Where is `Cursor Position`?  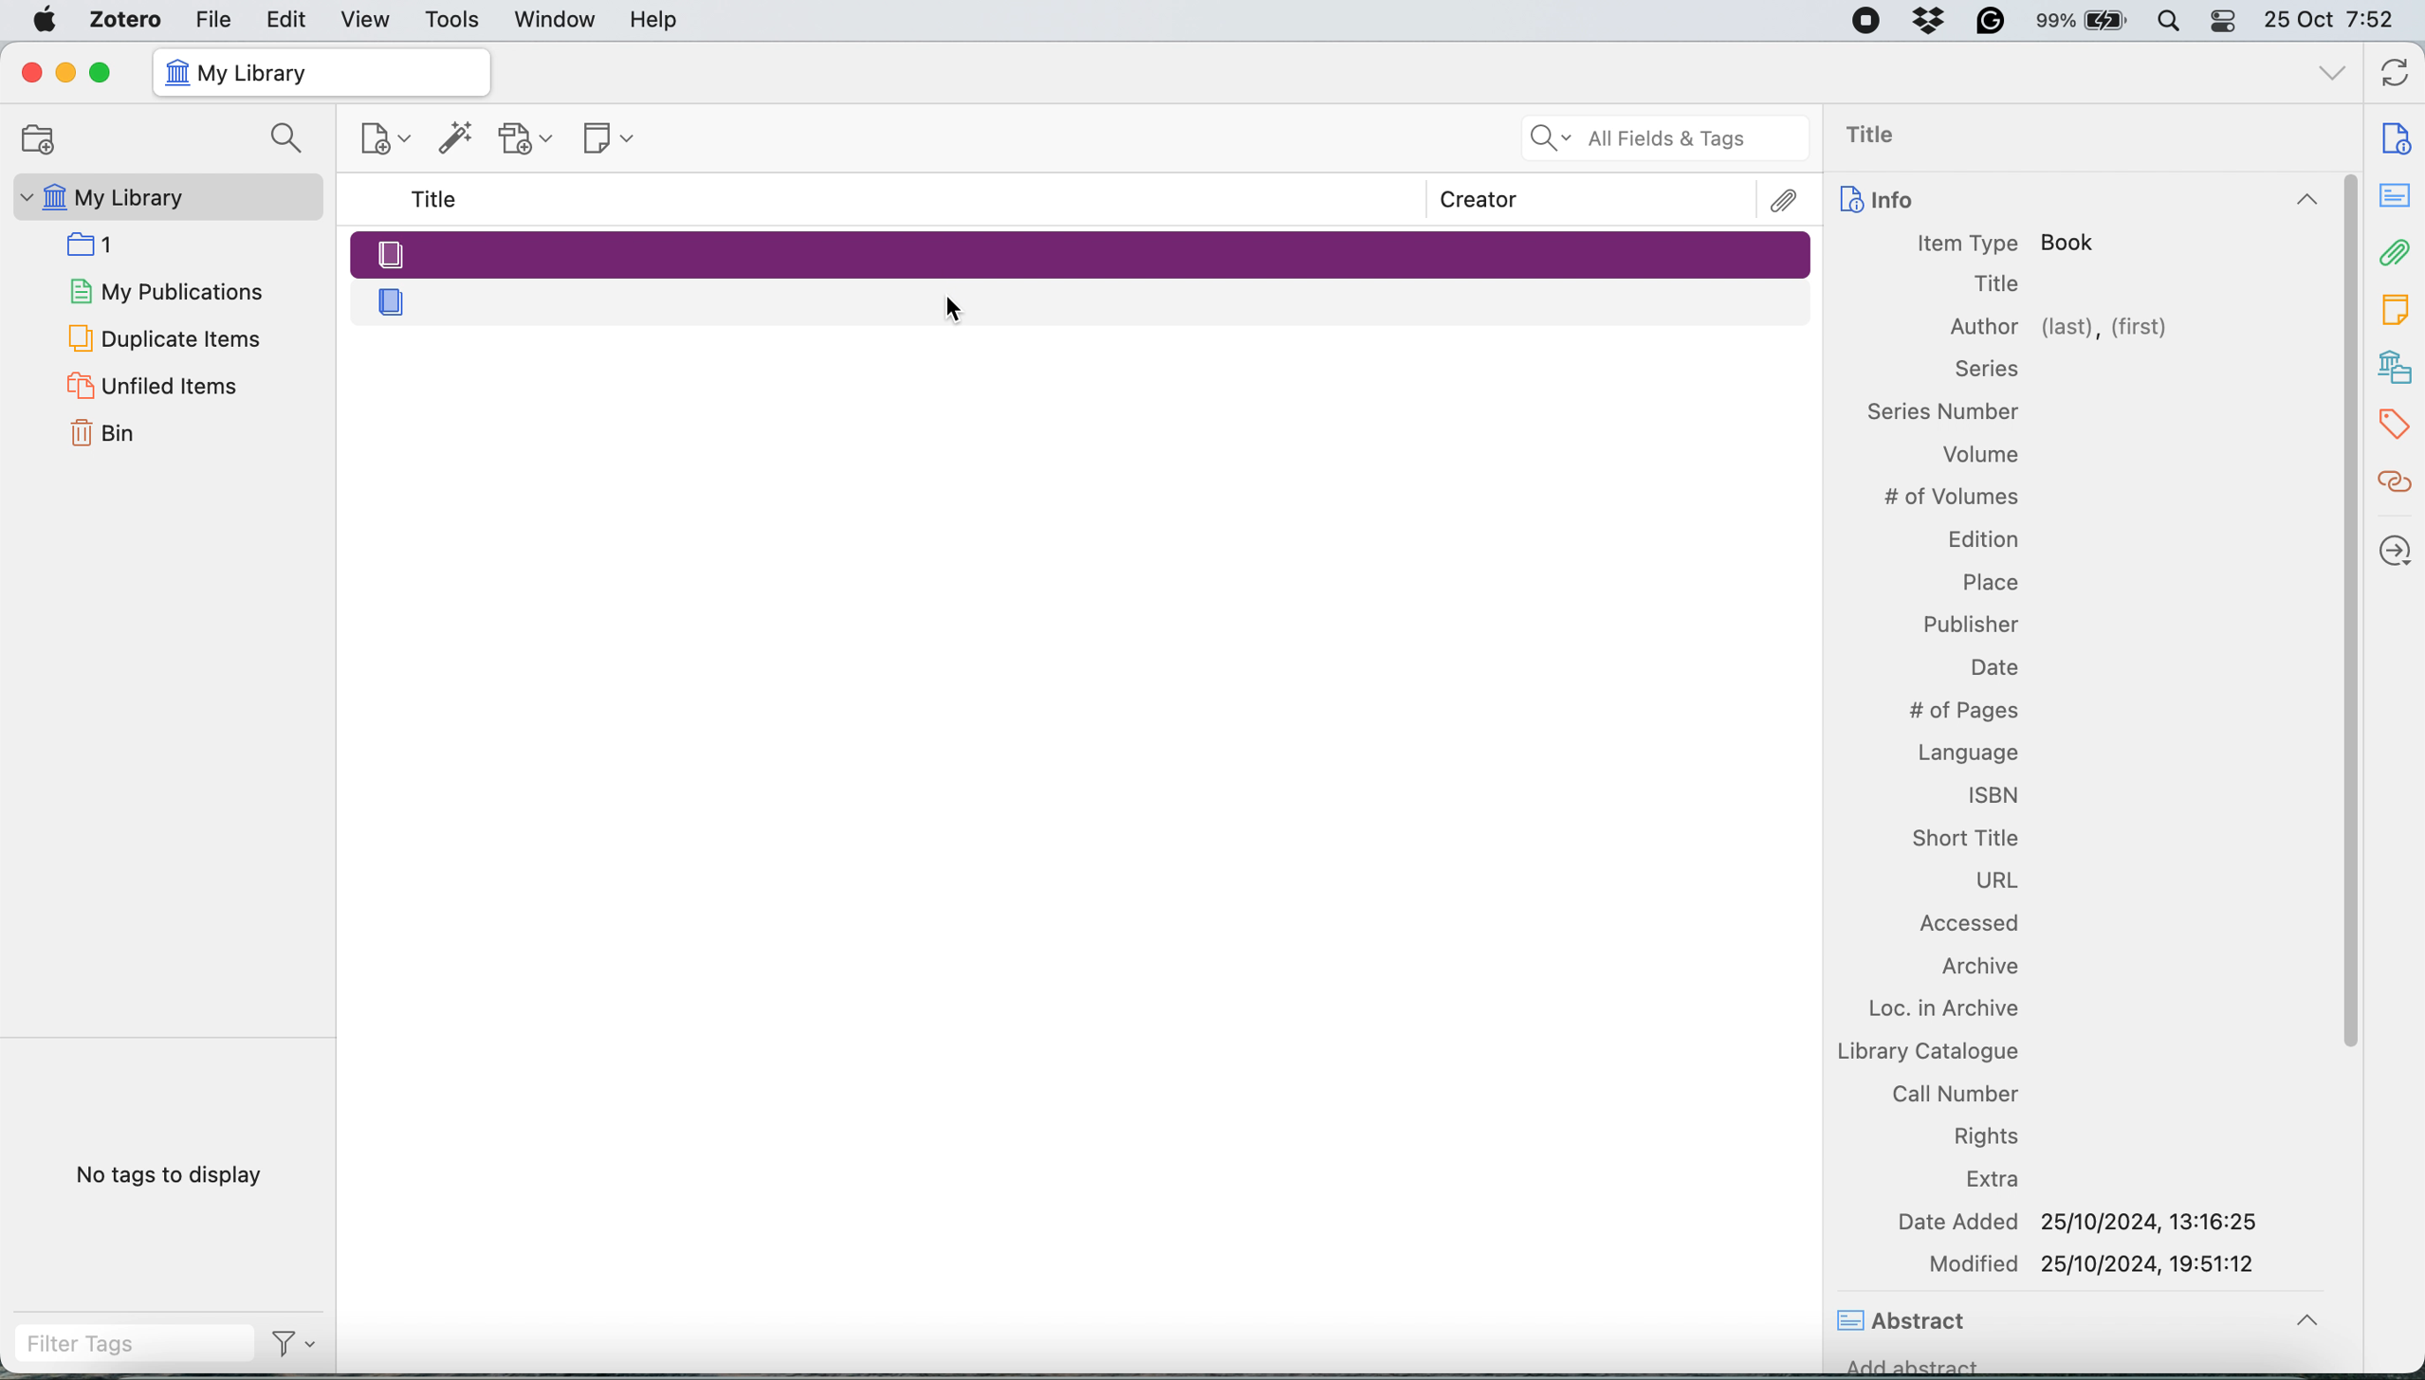
Cursor Position is located at coordinates (952, 309).